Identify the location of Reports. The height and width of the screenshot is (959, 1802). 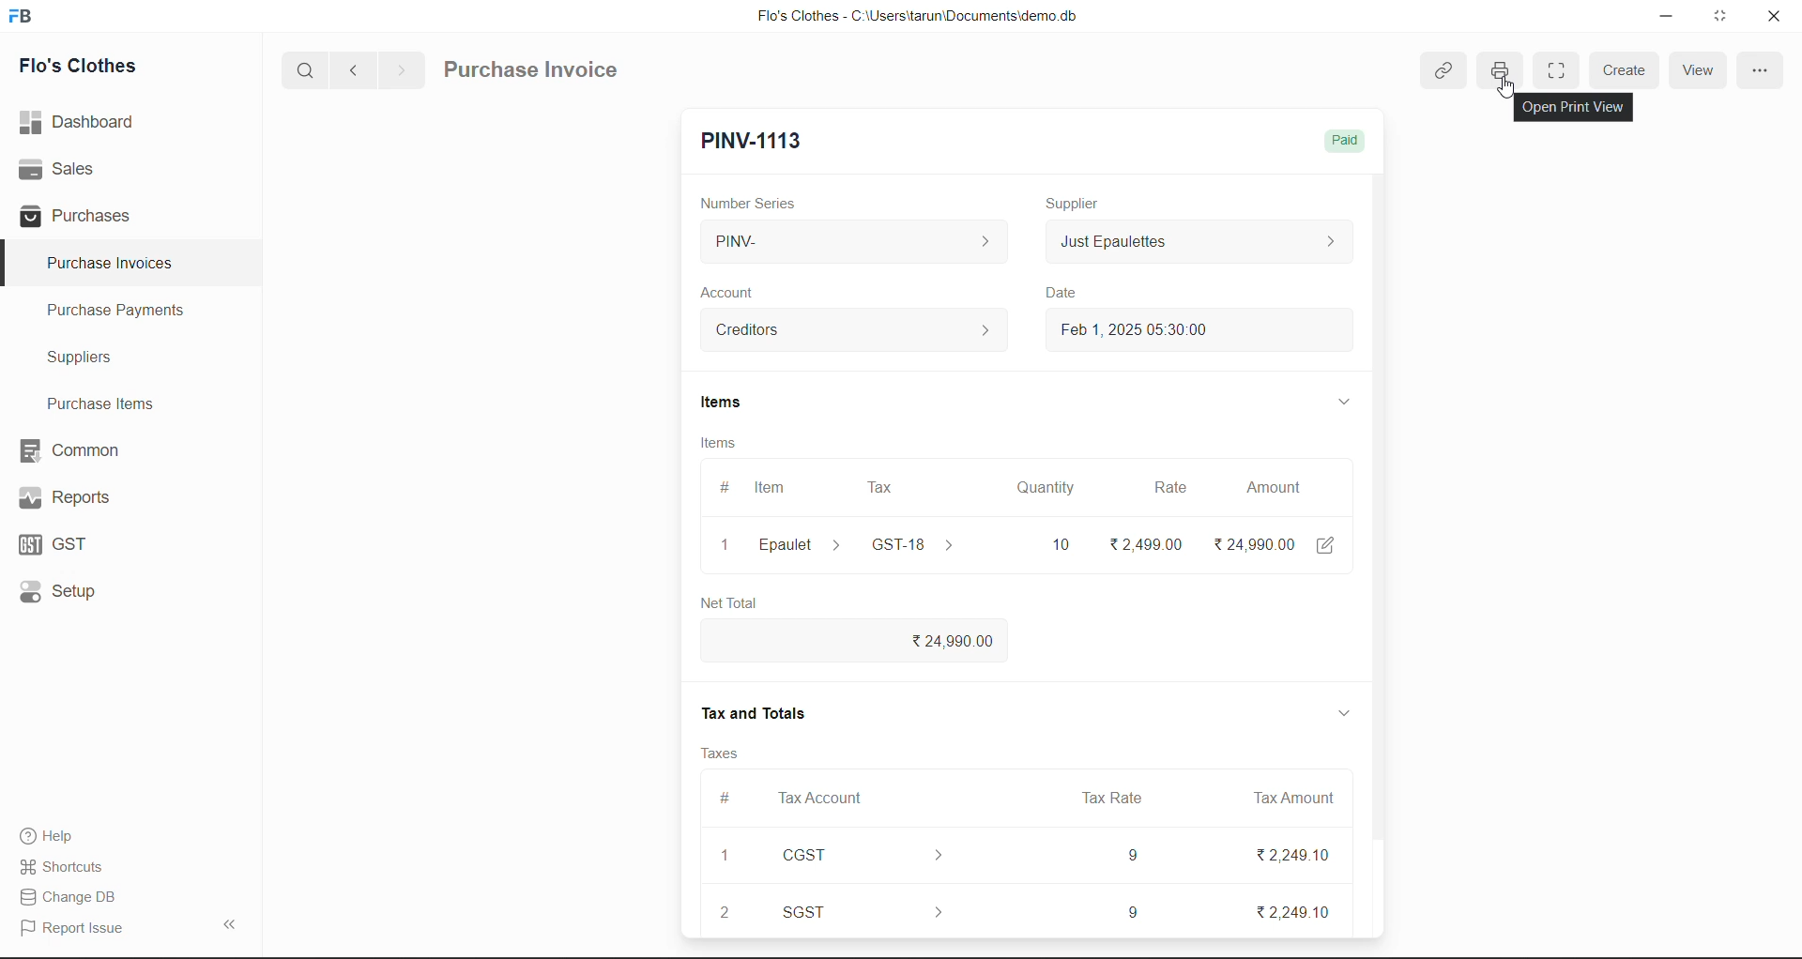
(84, 496).